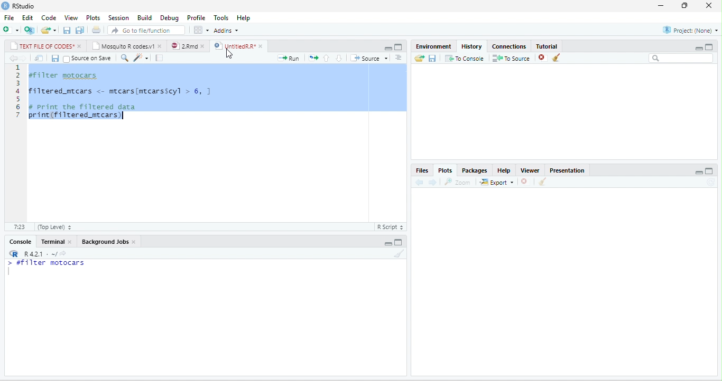  Describe the element at coordinates (327, 59) in the screenshot. I see `up` at that location.